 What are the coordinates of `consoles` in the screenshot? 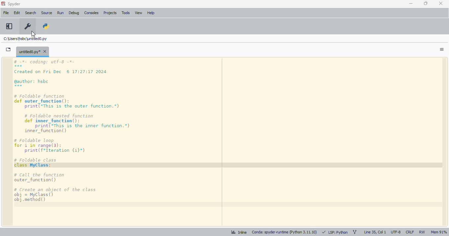 It's located at (91, 13).